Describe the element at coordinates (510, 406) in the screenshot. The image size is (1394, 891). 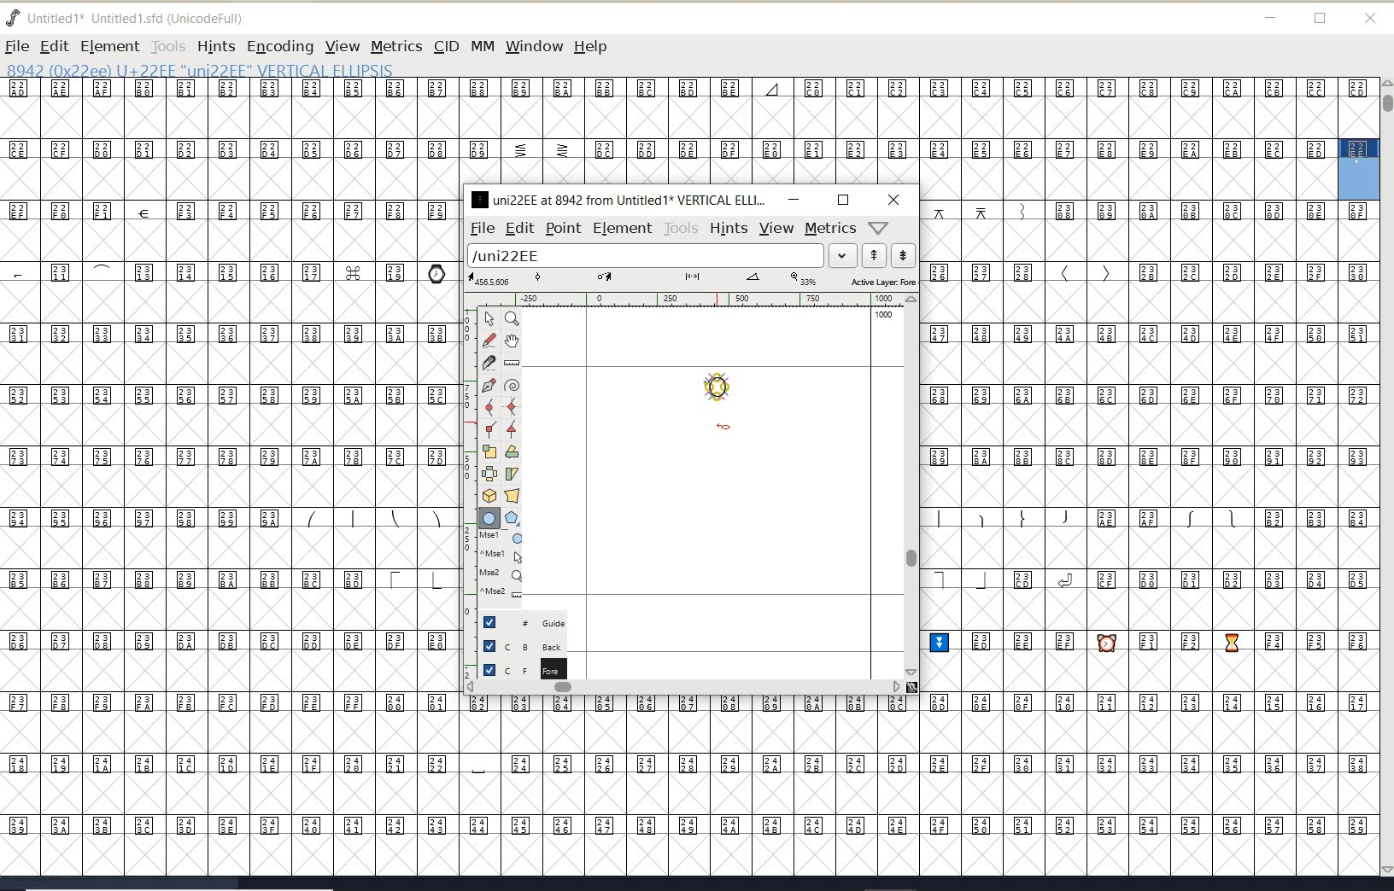
I see `add a curve point always either horizontal or vertical` at that location.